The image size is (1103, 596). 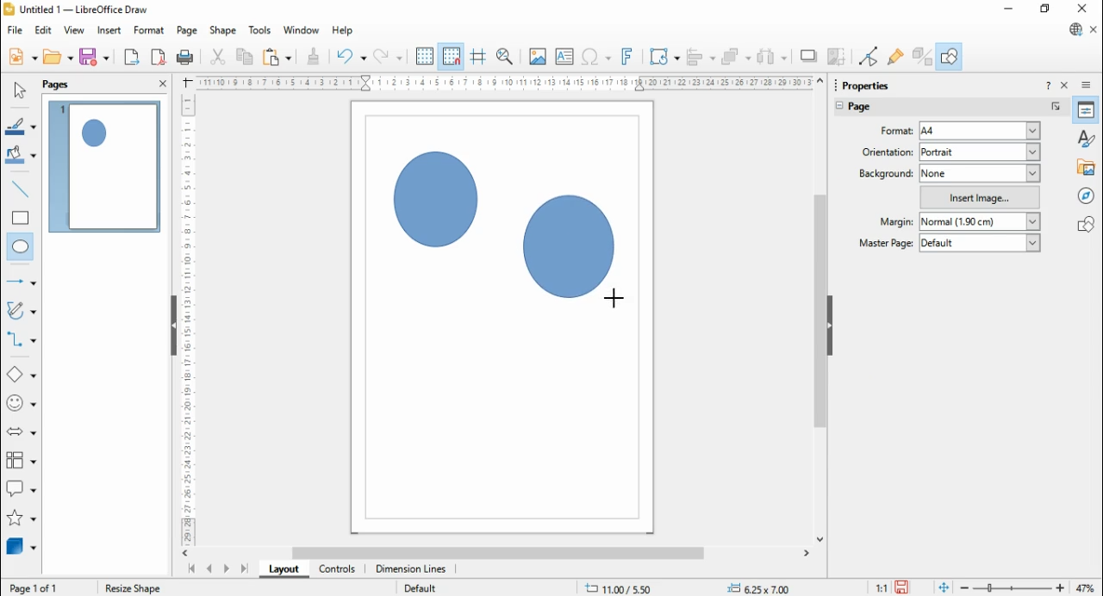 What do you see at coordinates (1010, 9) in the screenshot?
I see `minimize` at bounding box center [1010, 9].